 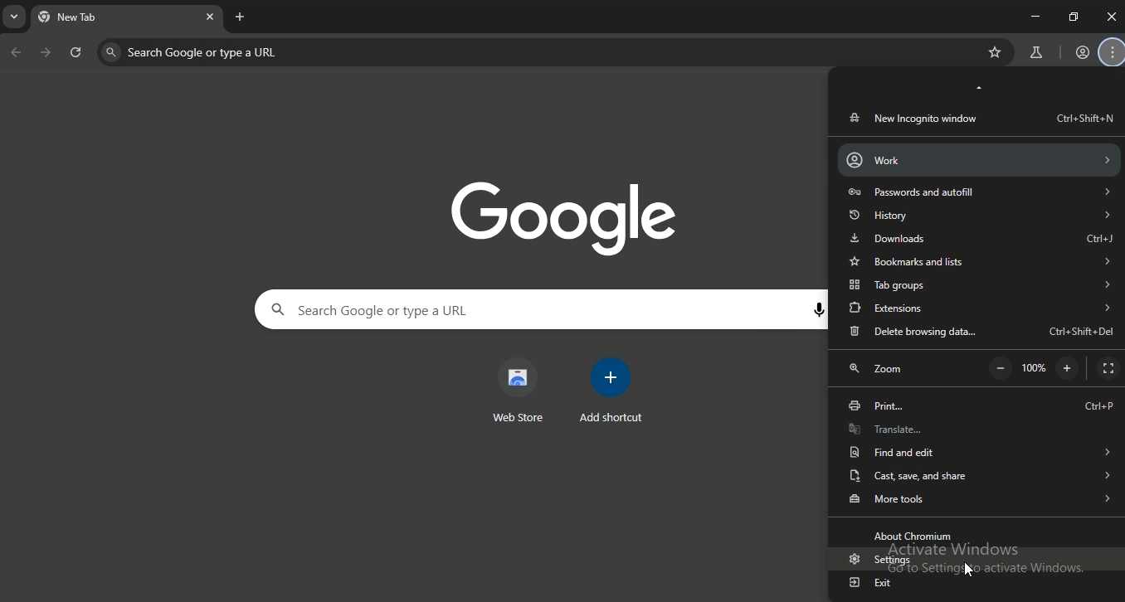 What do you see at coordinates (970, 570) in the screenshot?
I see `cursor` at bounding box center [970, 570].